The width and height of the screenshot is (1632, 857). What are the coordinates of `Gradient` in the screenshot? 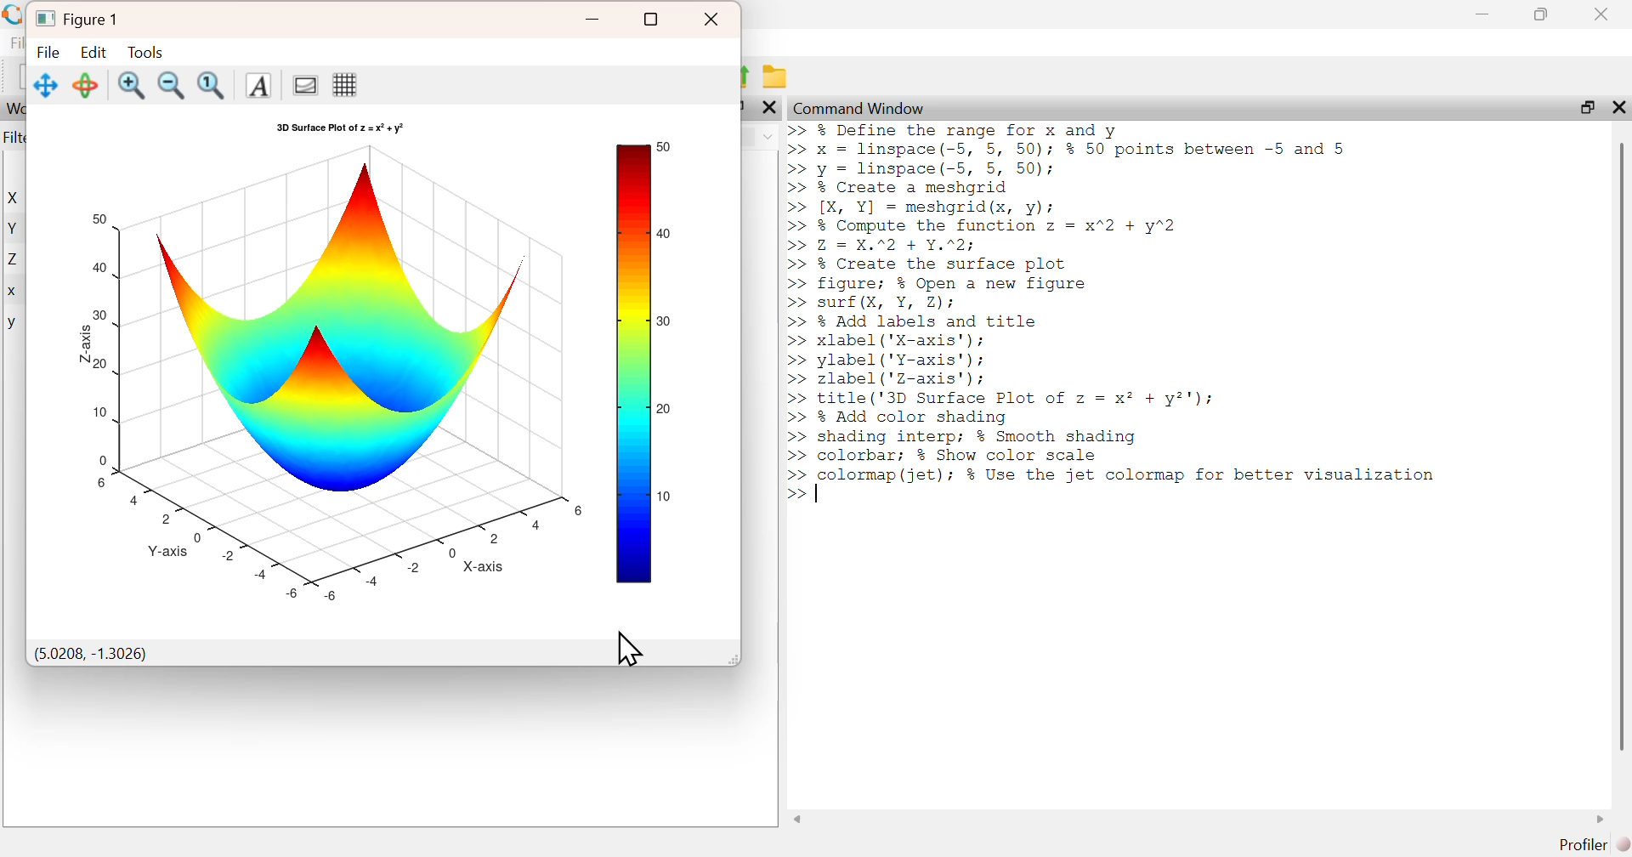 It's located at (303, 84).